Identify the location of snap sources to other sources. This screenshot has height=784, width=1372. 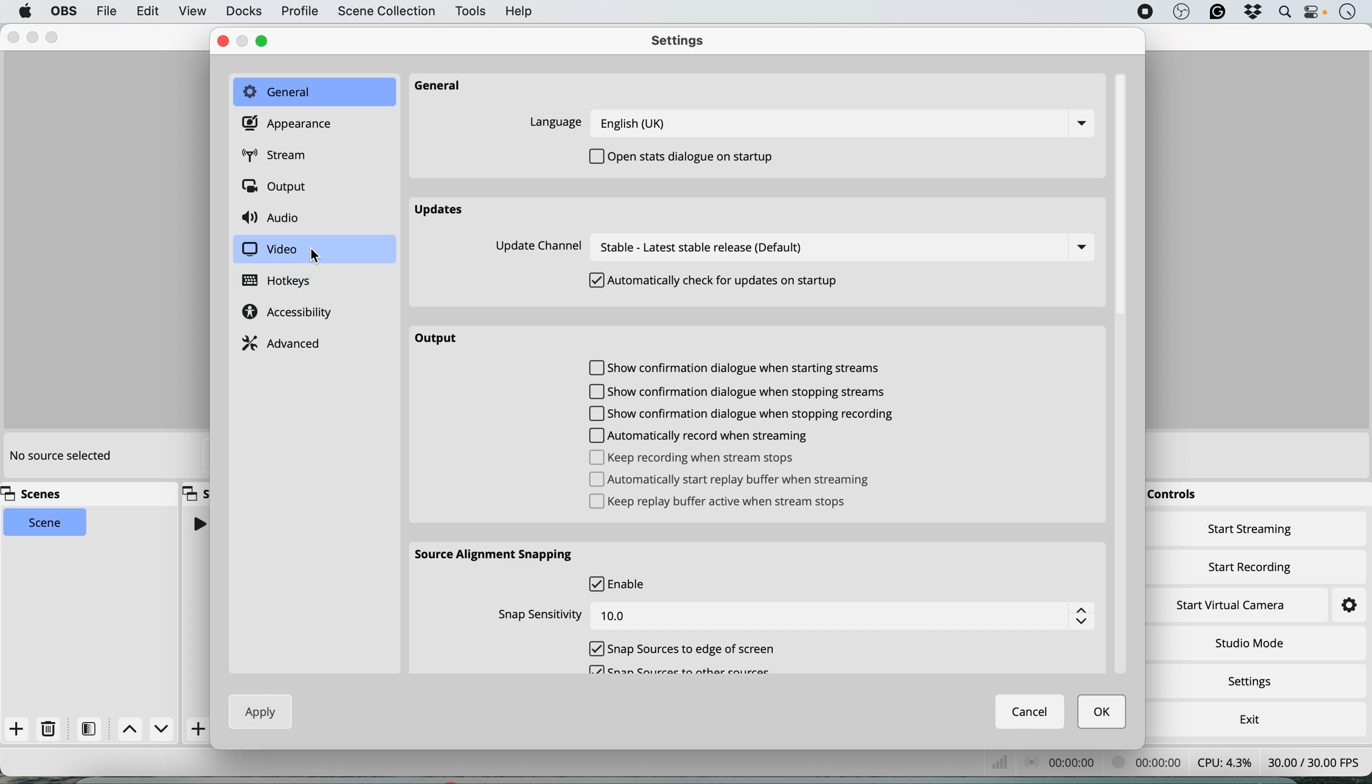
(681, 673).